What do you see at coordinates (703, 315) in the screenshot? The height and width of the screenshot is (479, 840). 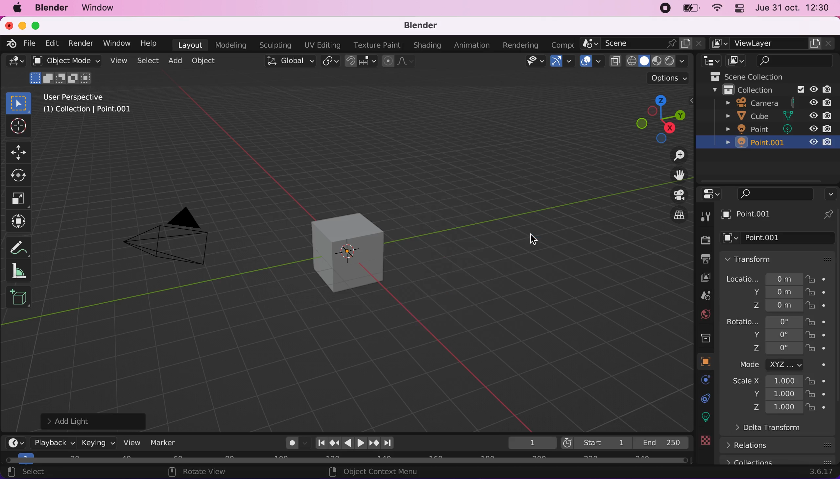 I see `world` at bounding box center [703, 315].